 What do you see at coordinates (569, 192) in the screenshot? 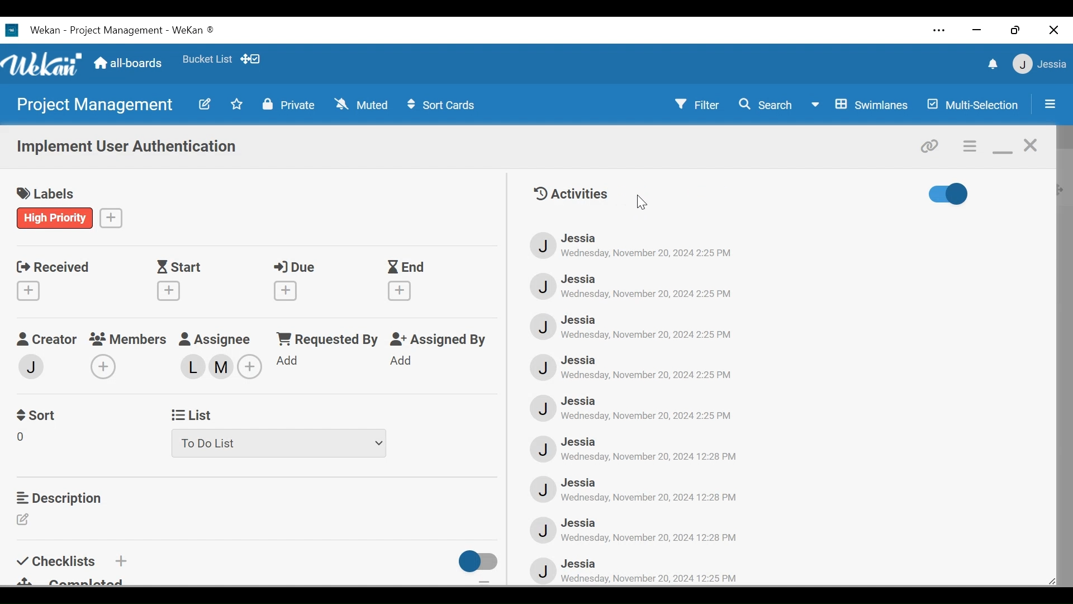
I see `Activities` at bounding box center [569, 192].